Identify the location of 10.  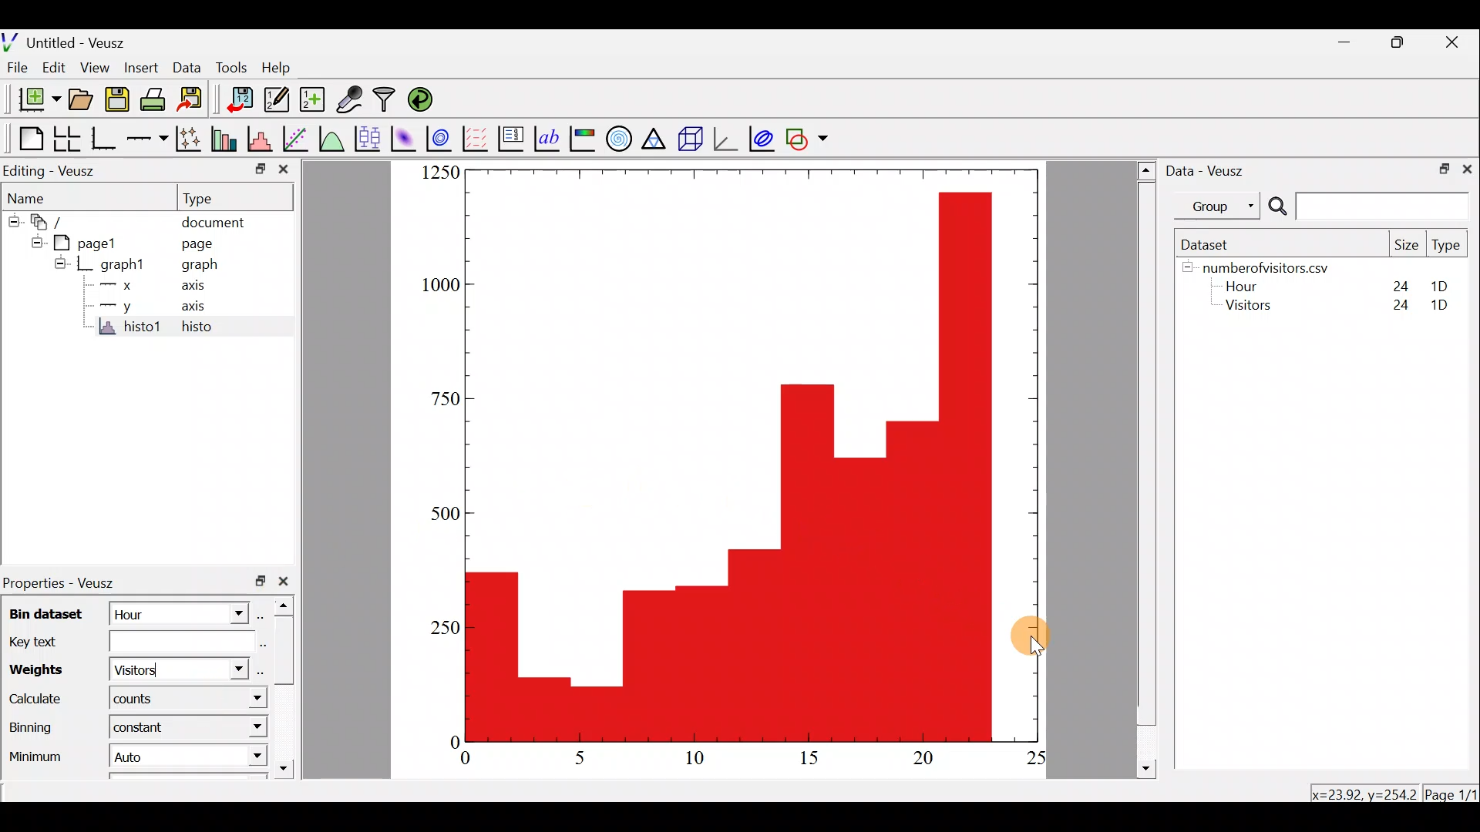
(700, 759).